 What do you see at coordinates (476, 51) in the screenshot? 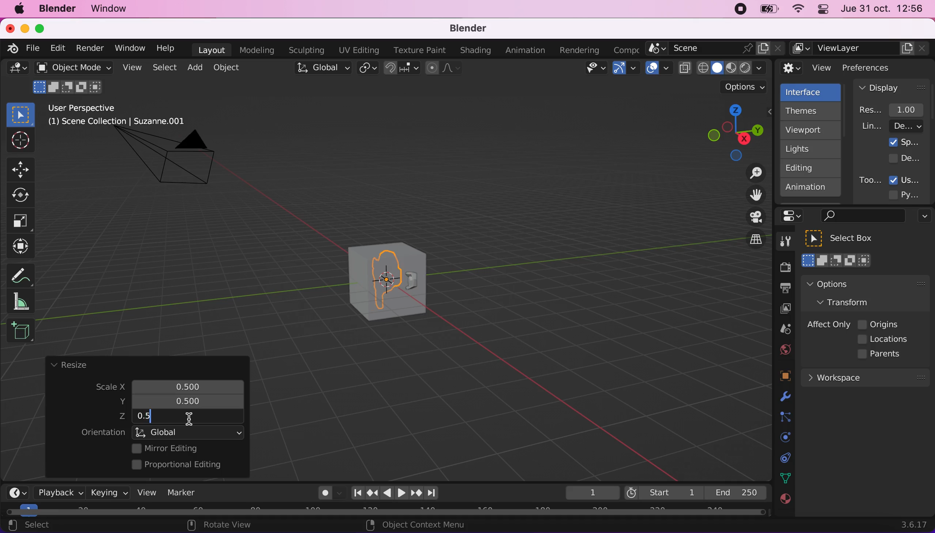
I see `shading` at bounding box center [476, 51].